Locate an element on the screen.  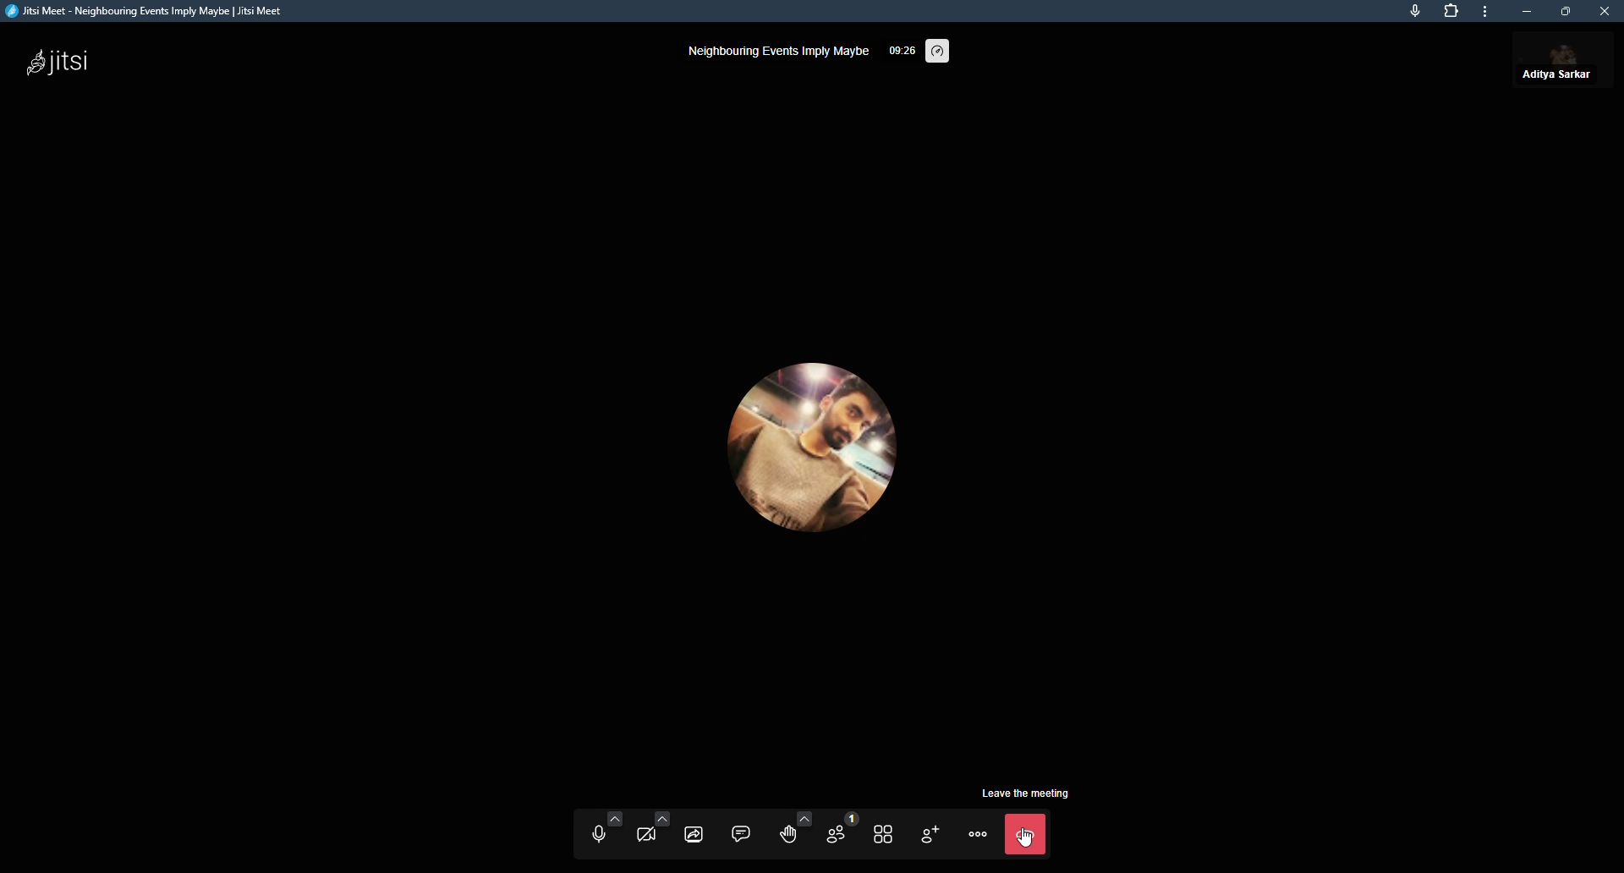
Adtiya Sarkar is located at coordinates (1564, 62).